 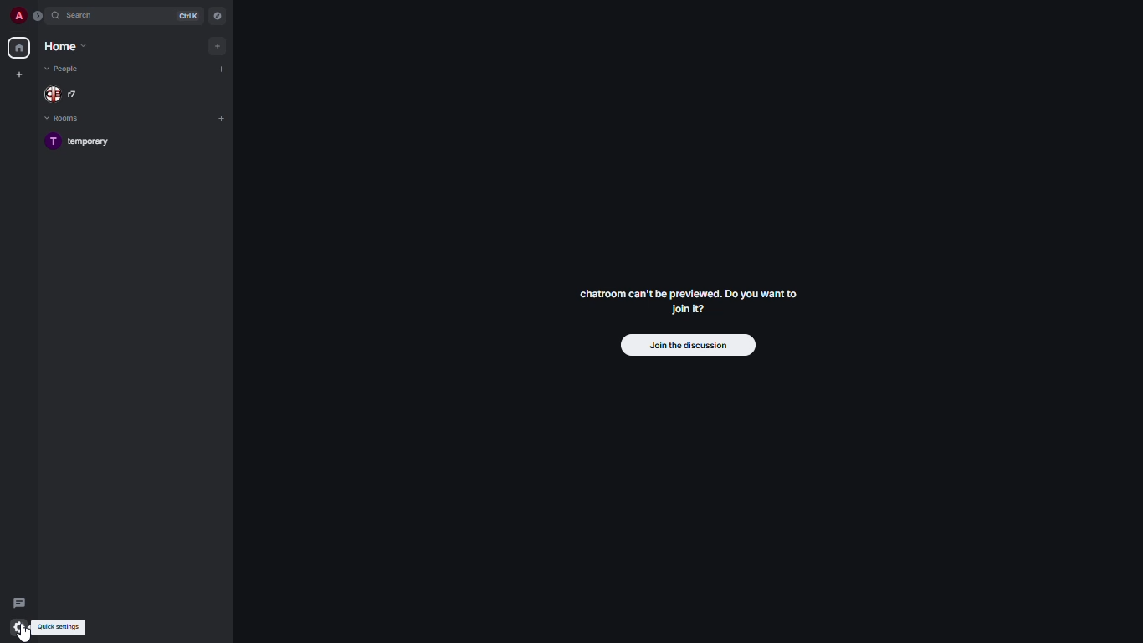 I want to click on add, so click(x=221, y=118).